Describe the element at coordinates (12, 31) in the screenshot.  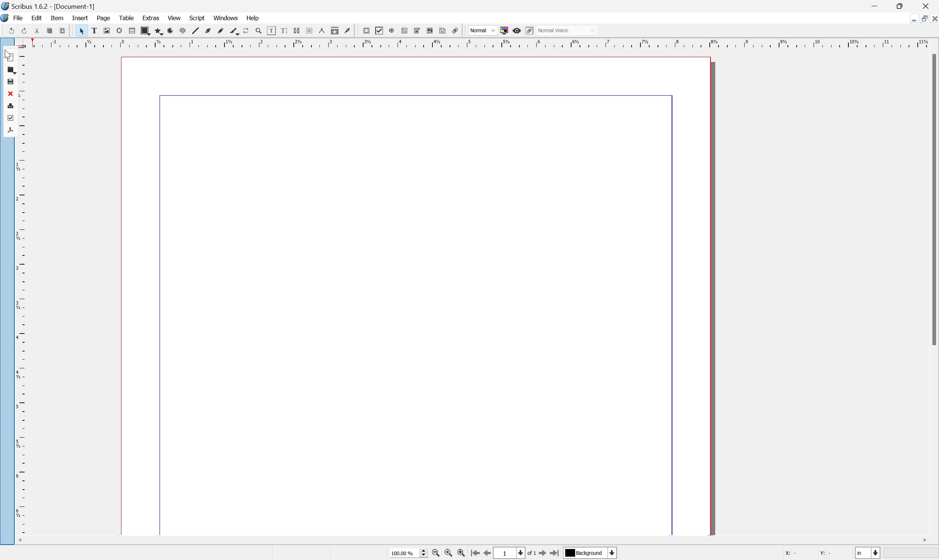
I see `new` at that location.